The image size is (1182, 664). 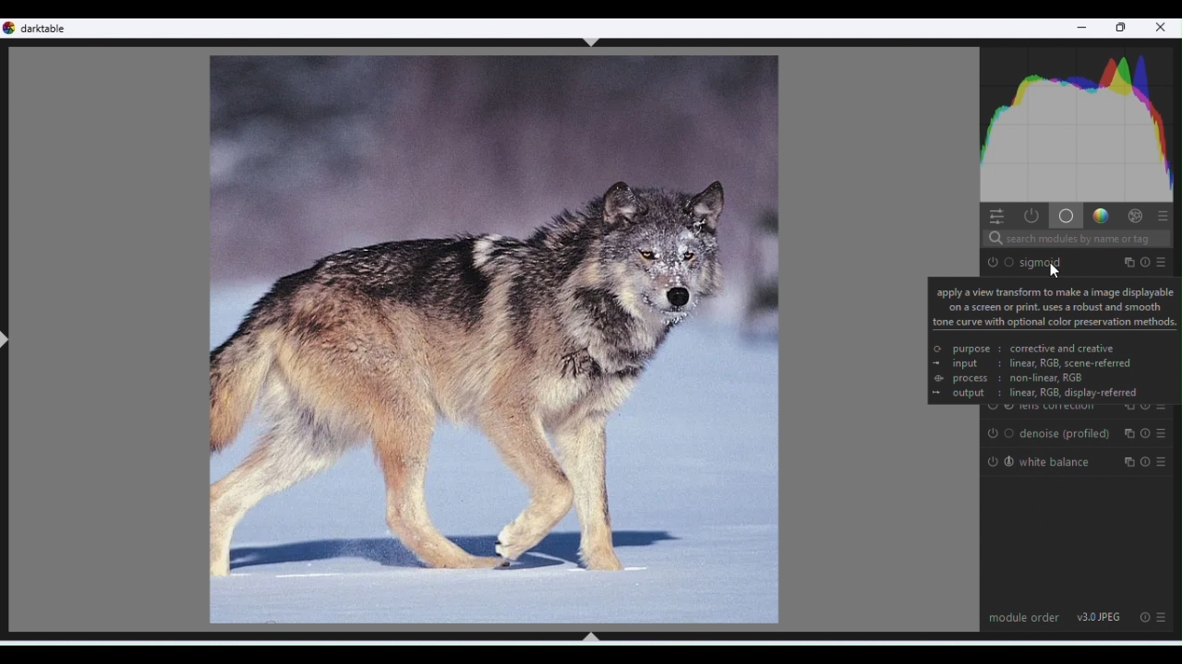 I want to click on Quick access, so click(x=995, y=215).